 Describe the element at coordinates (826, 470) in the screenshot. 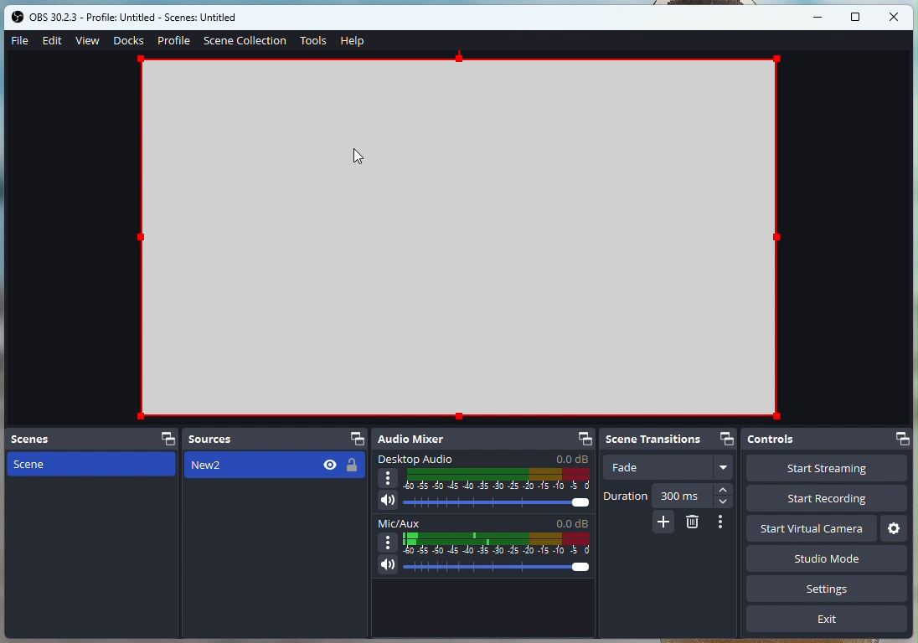

I see `Start Streaming` at that location.